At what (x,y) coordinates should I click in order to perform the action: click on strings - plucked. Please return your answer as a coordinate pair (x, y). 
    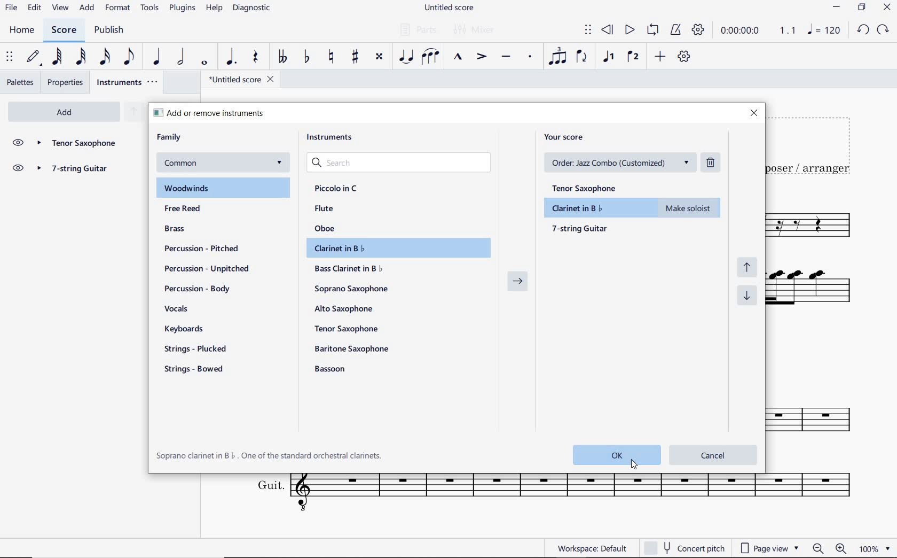
    Looking at the image, I should click on (198, 348).